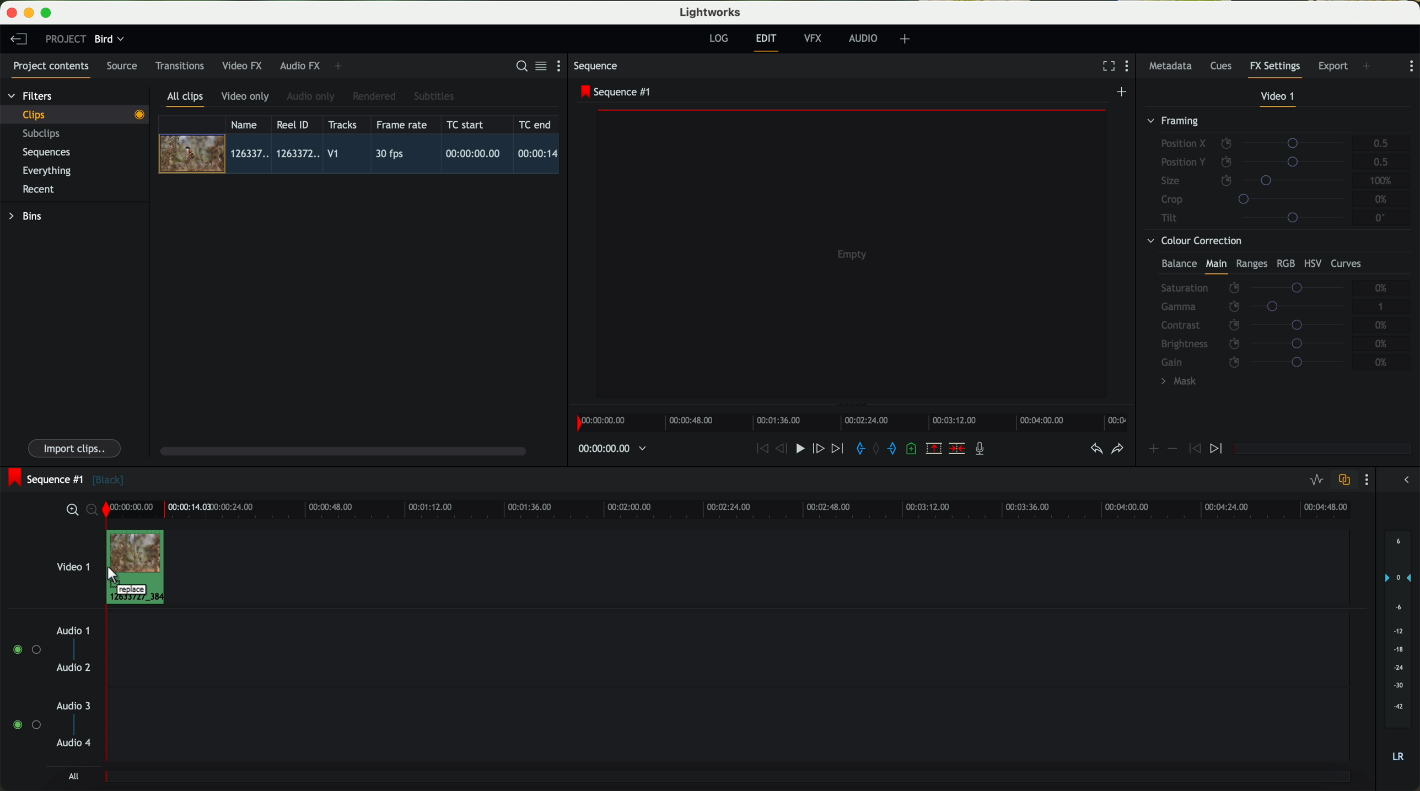  What do you see at coordinates (1312, 263) in the screenshot?
I see `HSV` at bounding box center [1312, 263].